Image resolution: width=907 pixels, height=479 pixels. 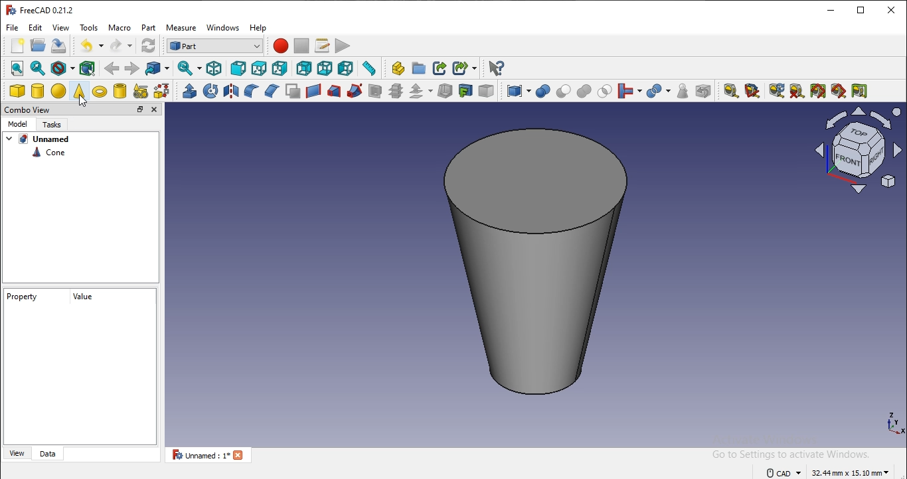 What do you see at coordinates (444, 92) in the screenshot?
I see `thickness` at bounding box center [444, 92].